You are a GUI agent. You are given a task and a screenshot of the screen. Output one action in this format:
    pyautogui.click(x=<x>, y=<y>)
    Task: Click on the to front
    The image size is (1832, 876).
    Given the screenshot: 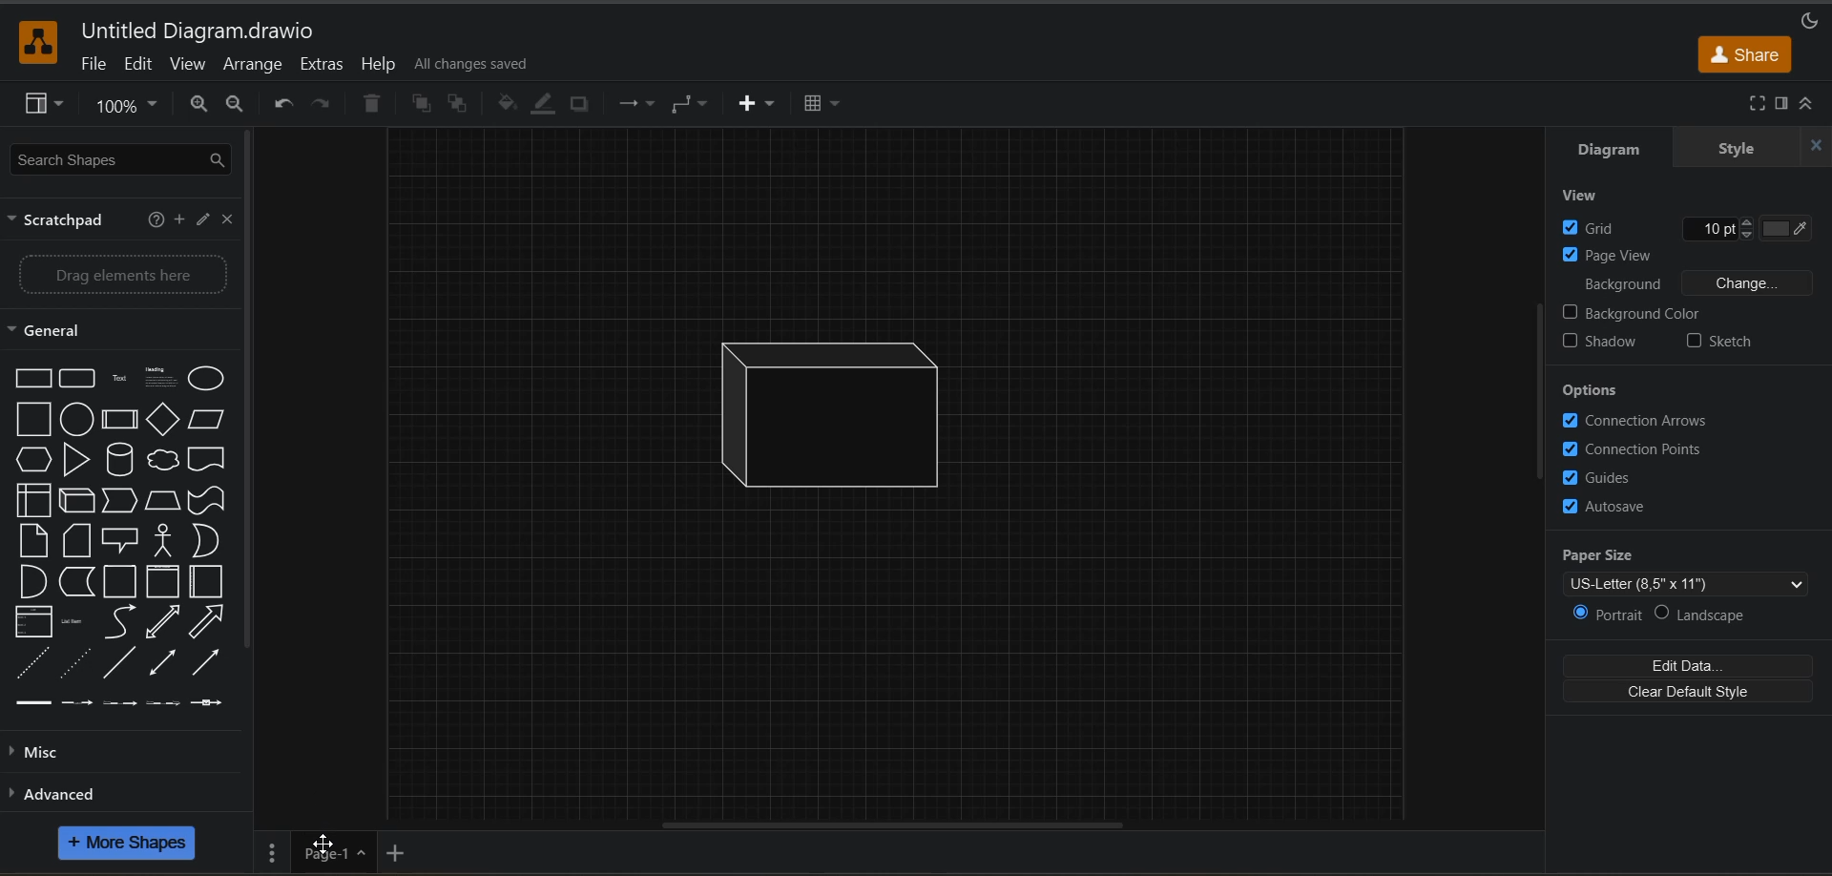 What is the action you would take?
    pyautogui.click(x=423, y=106)
    